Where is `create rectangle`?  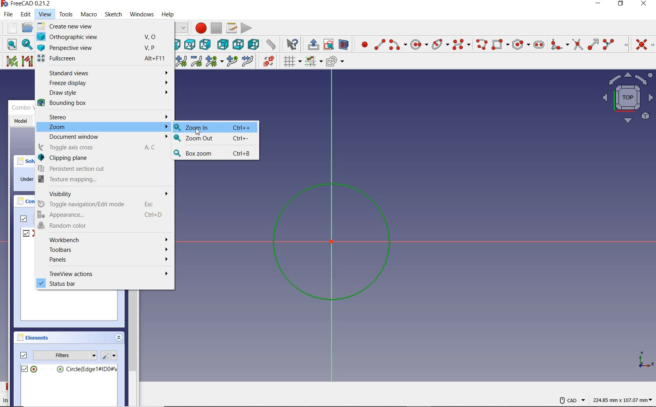 create rectangle is located at coordinates (501, 44).